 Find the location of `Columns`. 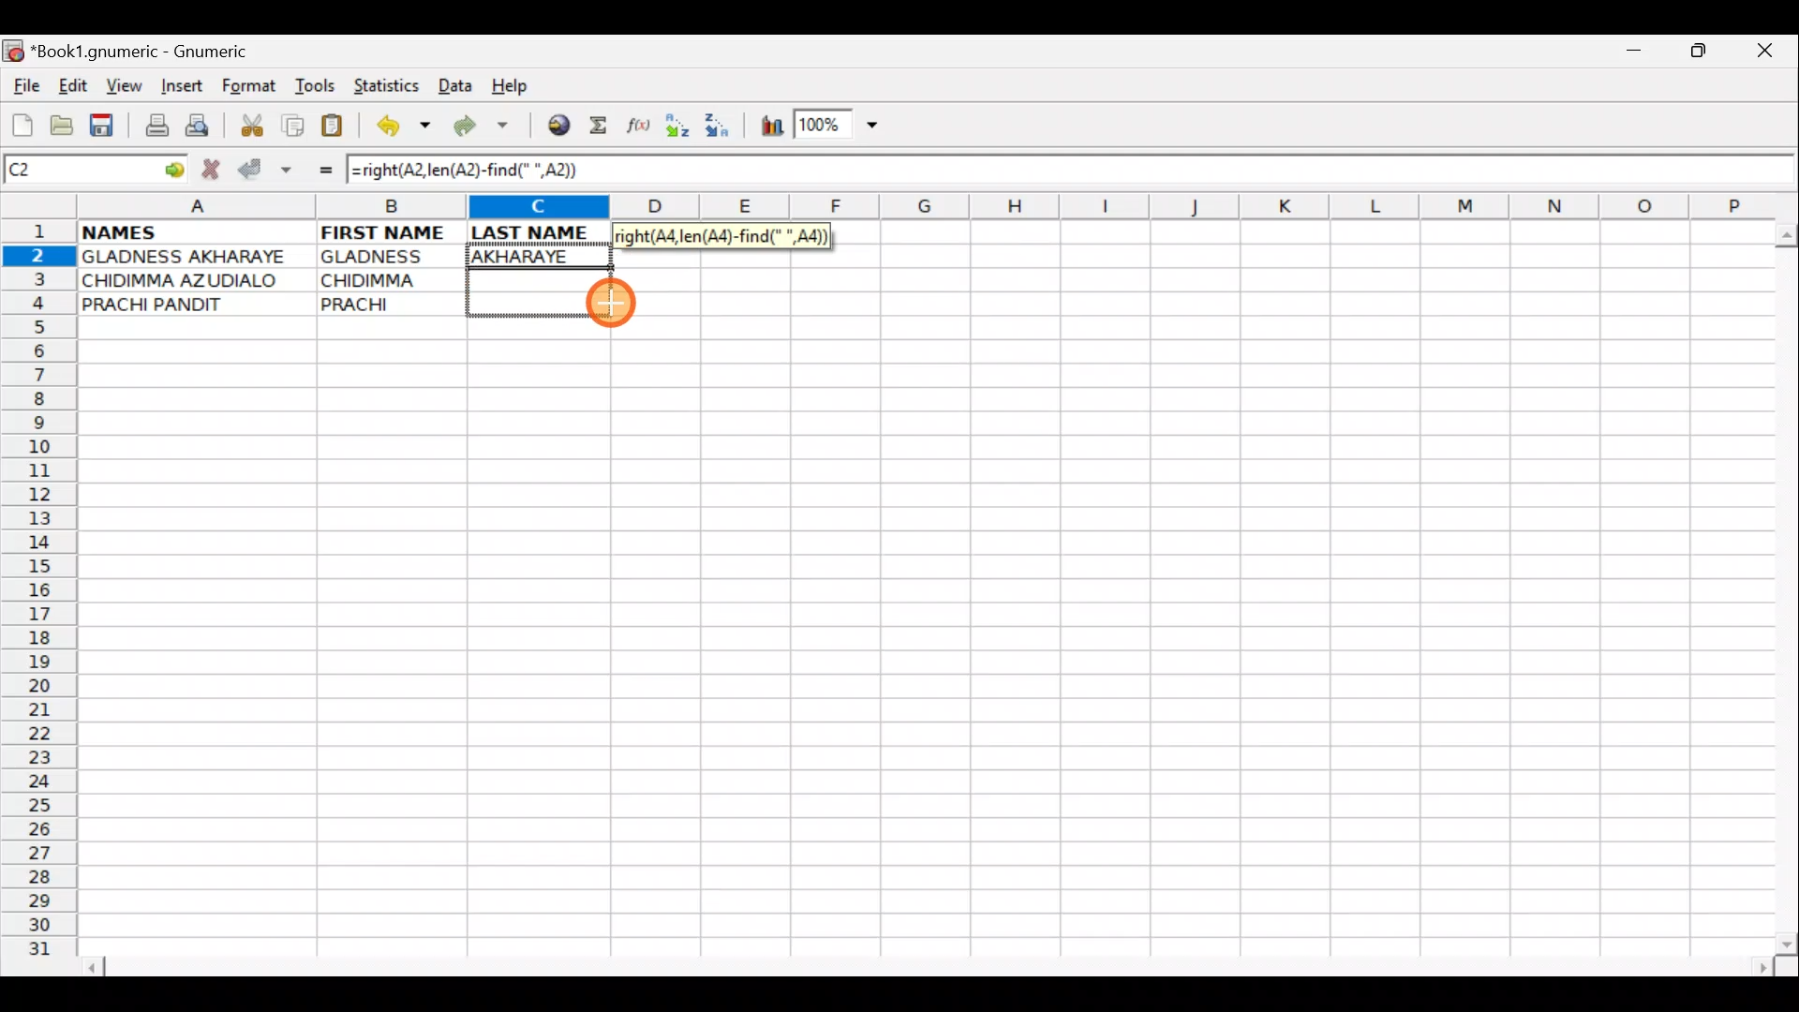

Columns is located at coordinates (915, 208).